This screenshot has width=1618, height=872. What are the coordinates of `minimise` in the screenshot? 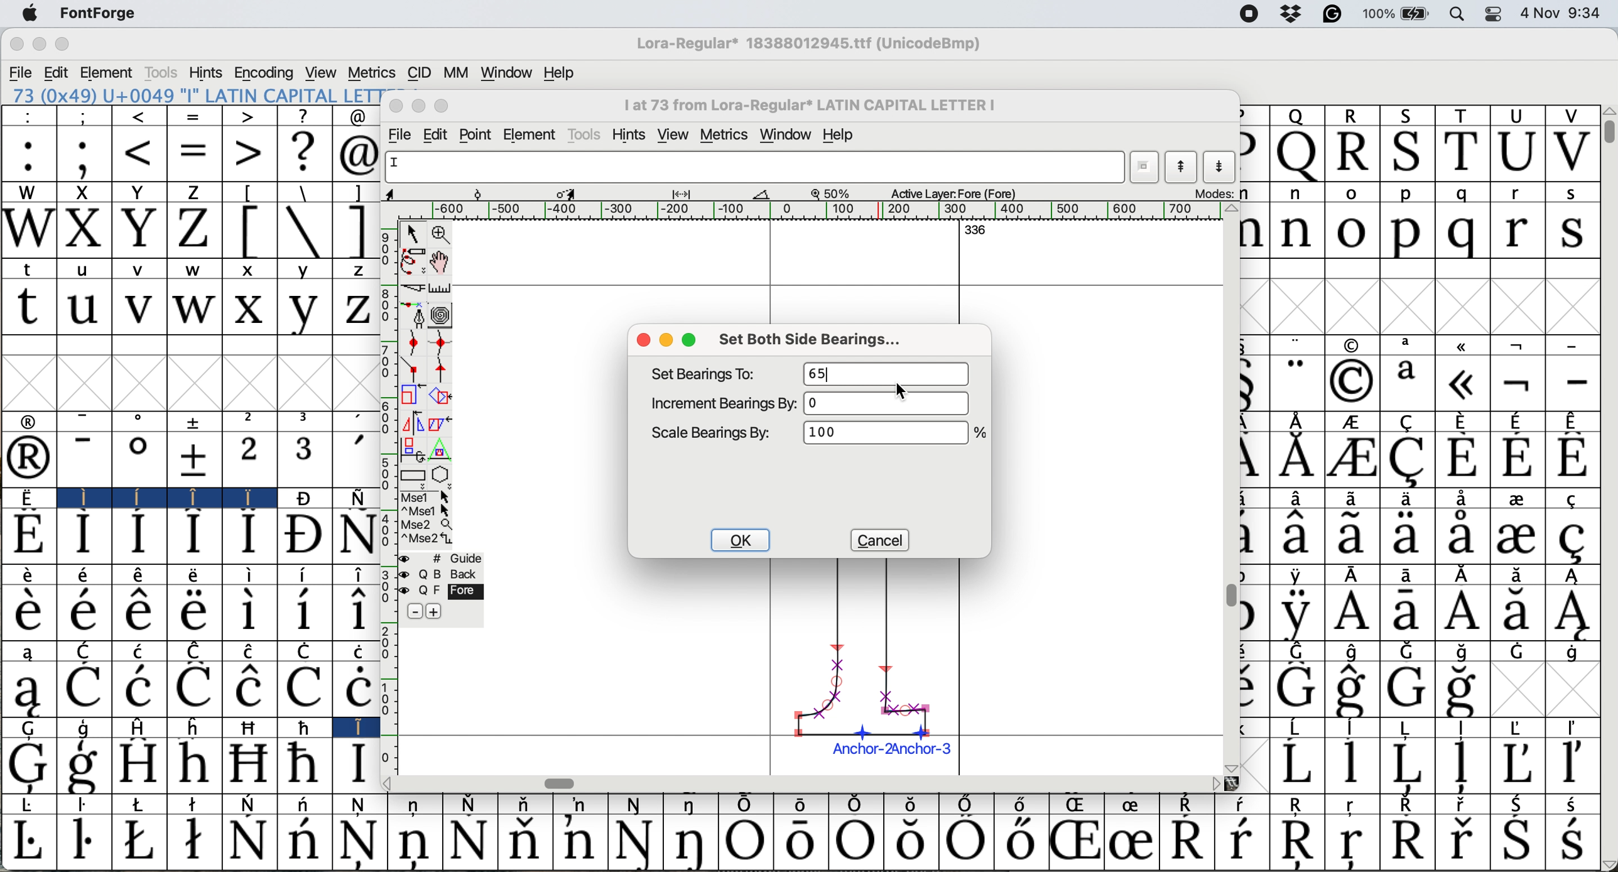 It's located at (666, 339).